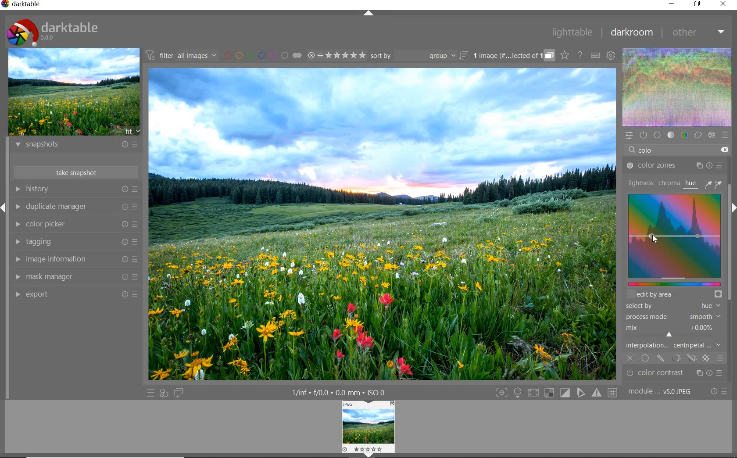  Describe the element at coordinates (75, 172) in the screenshot. I see `take snapshots` at that location.